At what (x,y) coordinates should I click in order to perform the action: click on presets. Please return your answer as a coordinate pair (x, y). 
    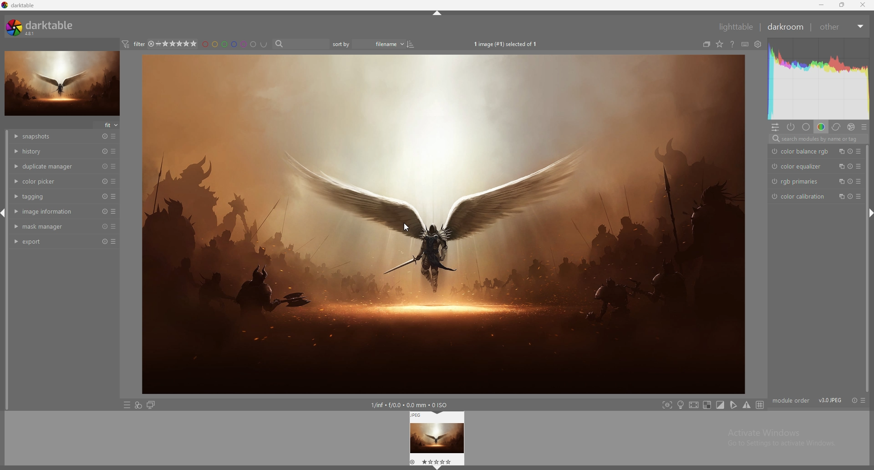
    Looking at the image, I should click on (864, 127).